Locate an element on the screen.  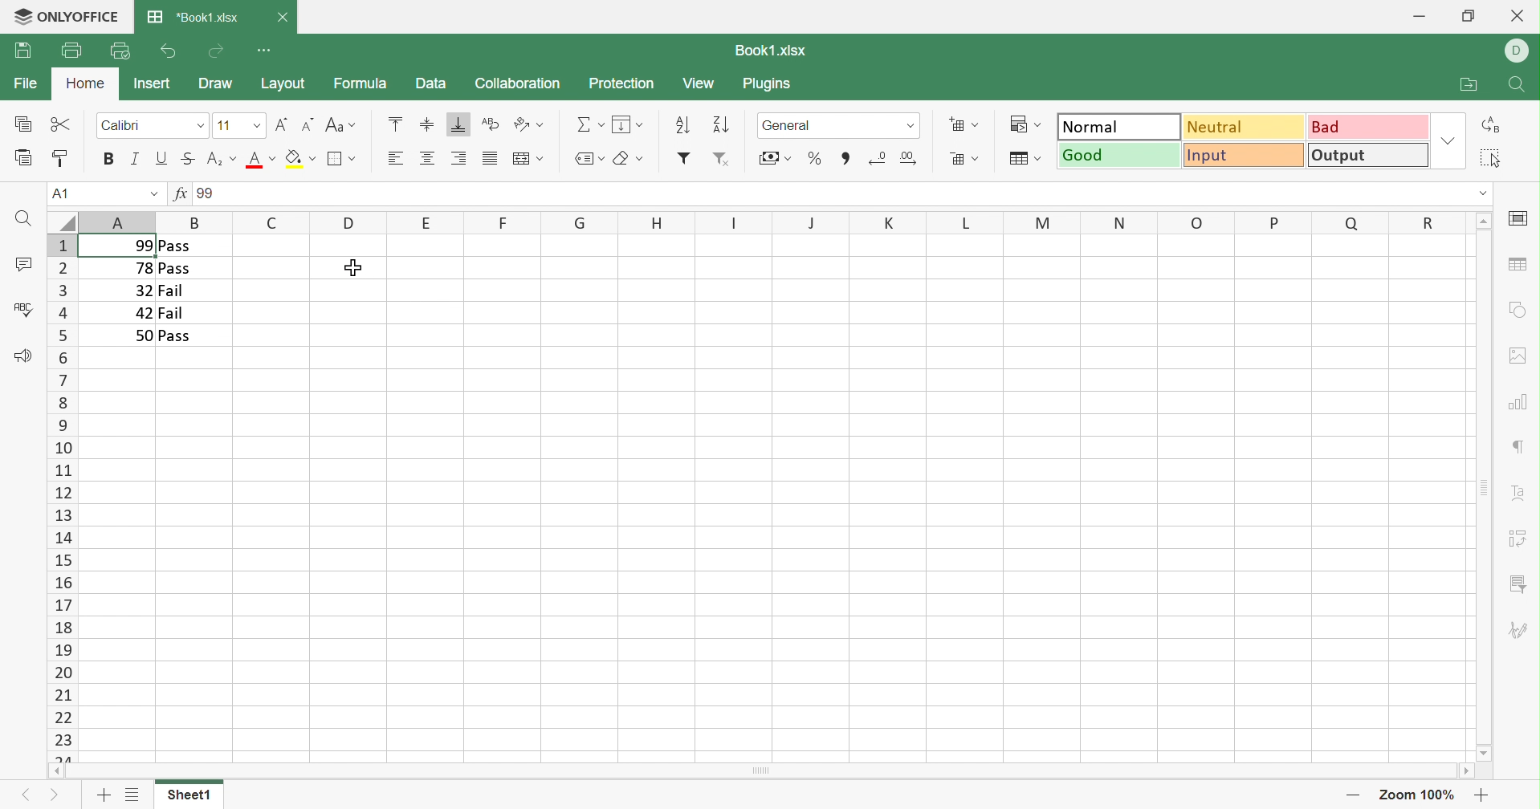
50 is located at coordinates (141, 335).